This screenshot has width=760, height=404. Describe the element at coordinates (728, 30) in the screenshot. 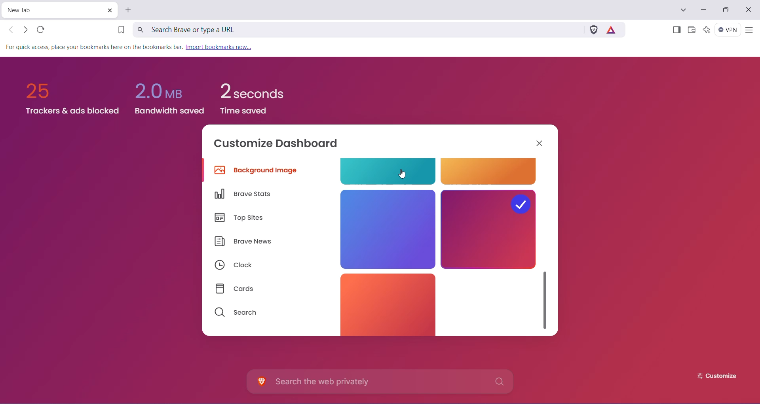

I see `Brave Firewall + VPN` at that location.